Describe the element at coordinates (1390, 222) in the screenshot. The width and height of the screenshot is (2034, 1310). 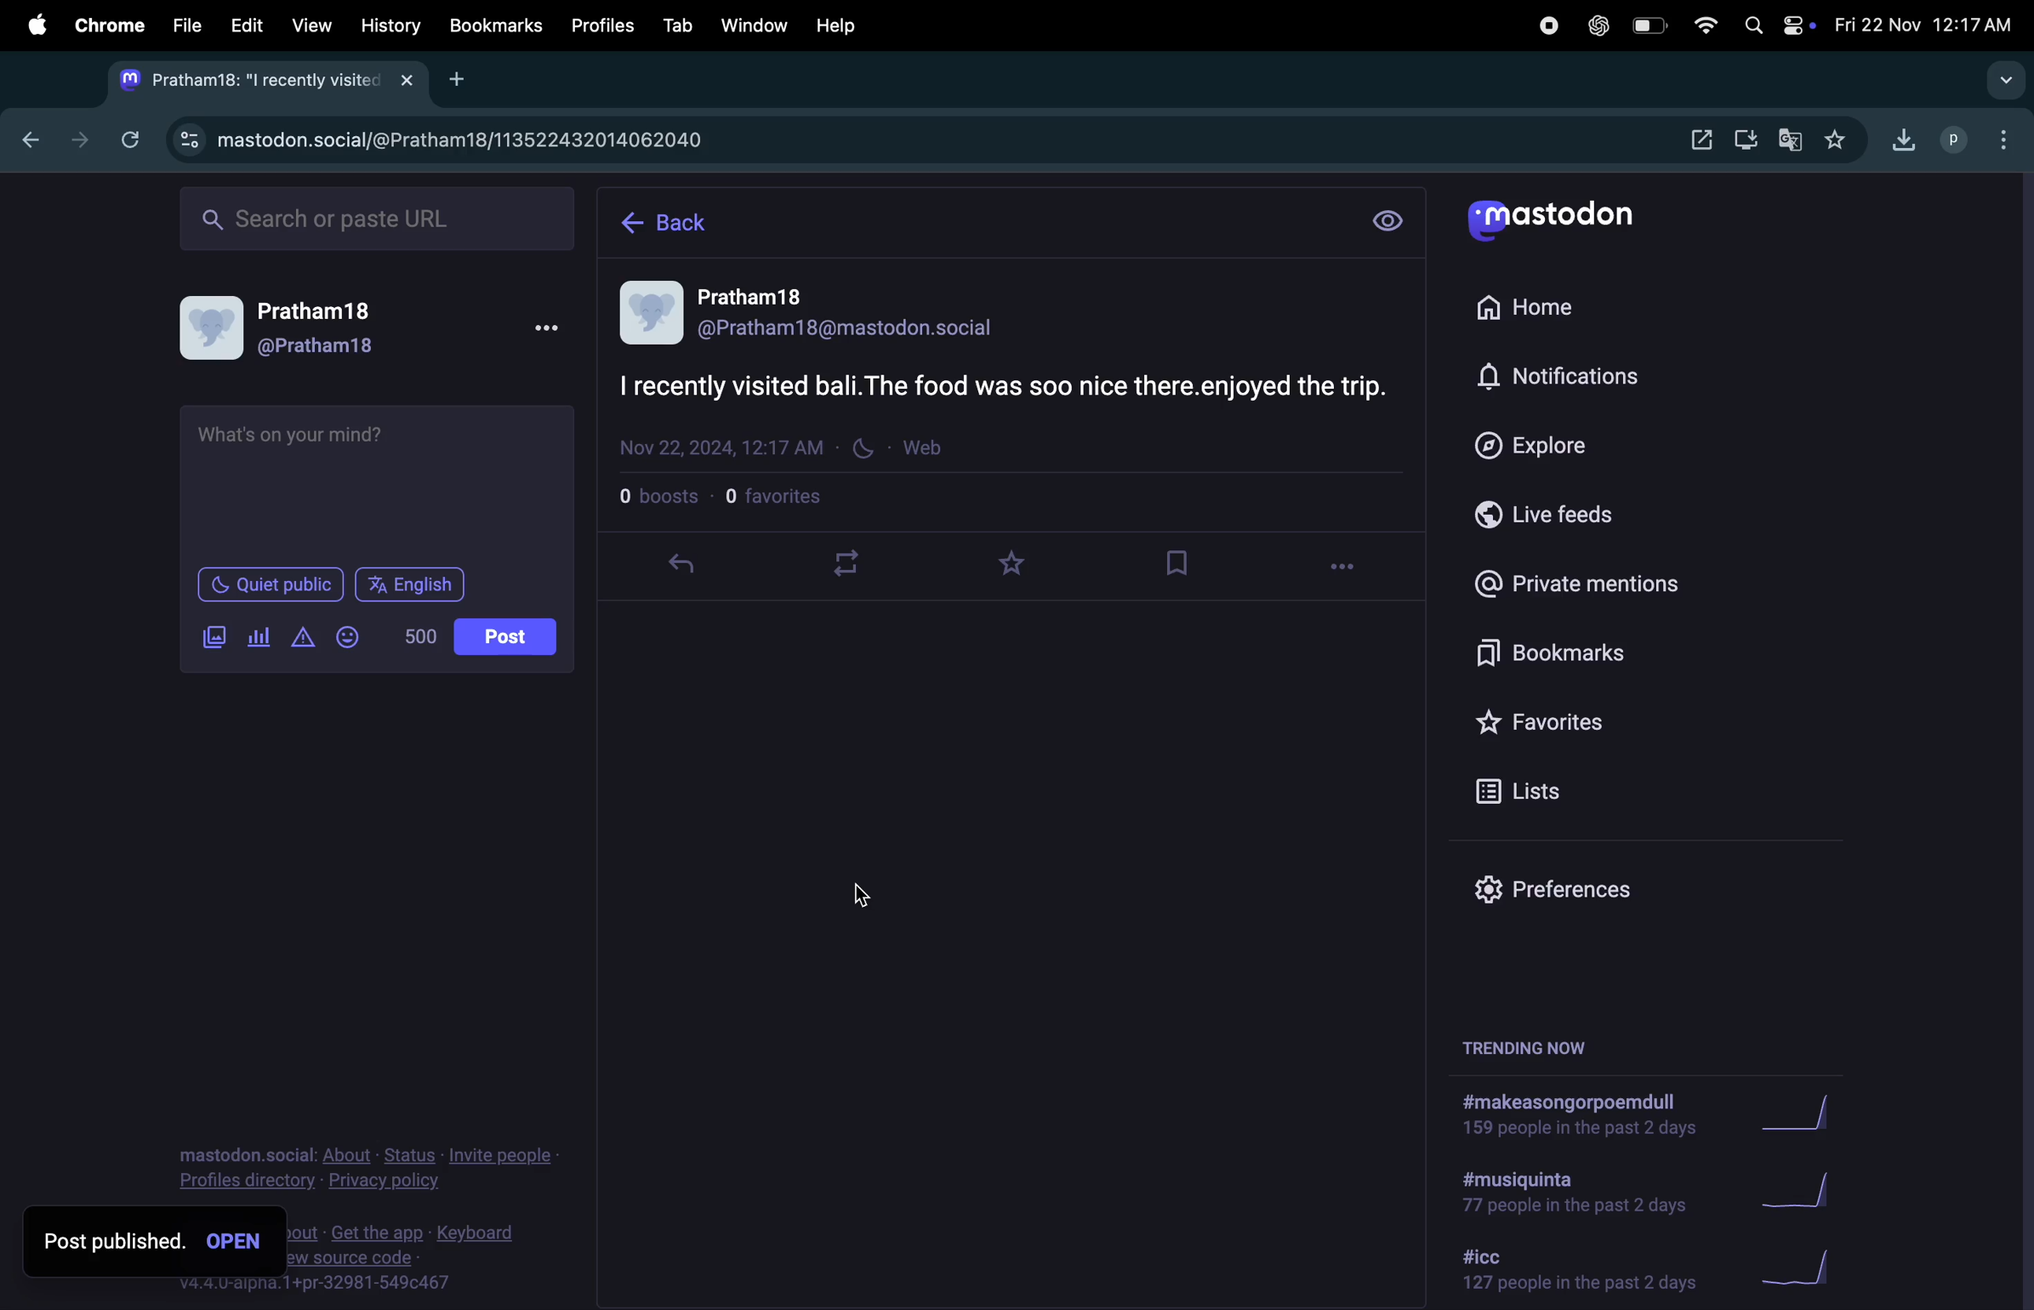
I see `view` at that location.